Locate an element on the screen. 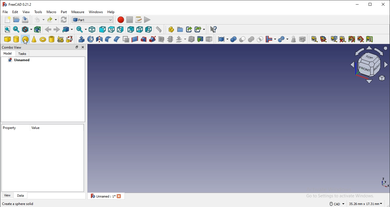 The image size is (390, 207). close is located at coordinates (83, 47).